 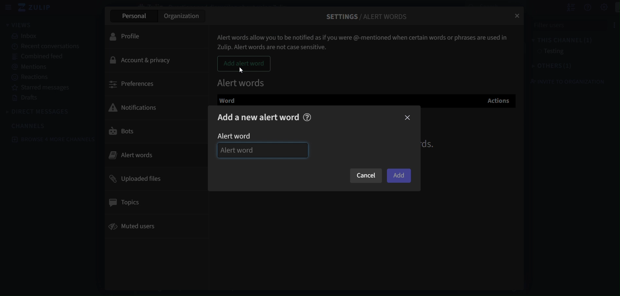 What do you see at coordinates (308, 117) in the screenshot?
I see `help icon` at bounding box center [308, 117].